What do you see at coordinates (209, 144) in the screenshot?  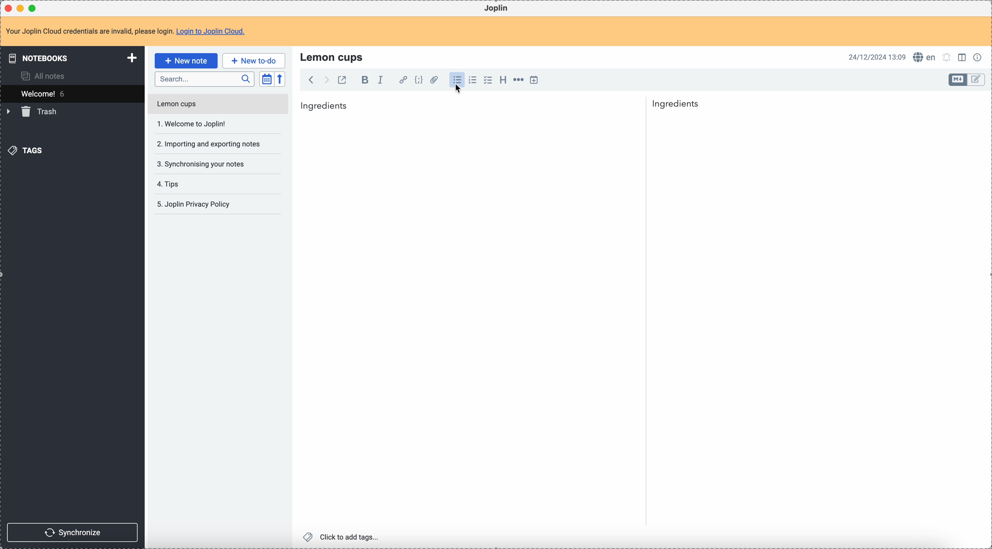 I see `importing and exporting your notes` at bounding box center [209, 144].